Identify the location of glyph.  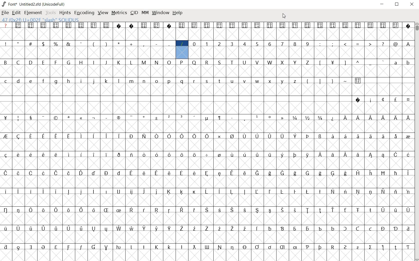
(332, 82).